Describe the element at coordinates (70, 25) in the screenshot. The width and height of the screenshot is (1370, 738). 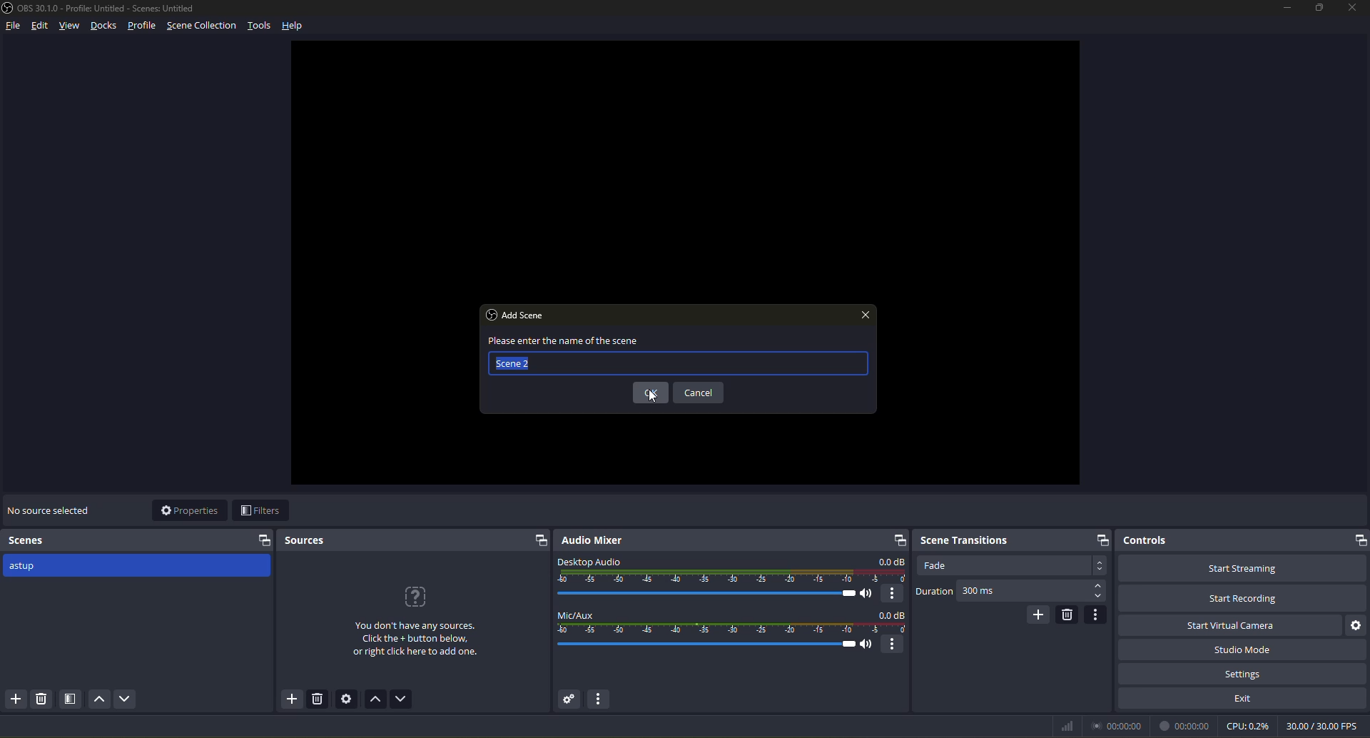
I see `view` at that location.